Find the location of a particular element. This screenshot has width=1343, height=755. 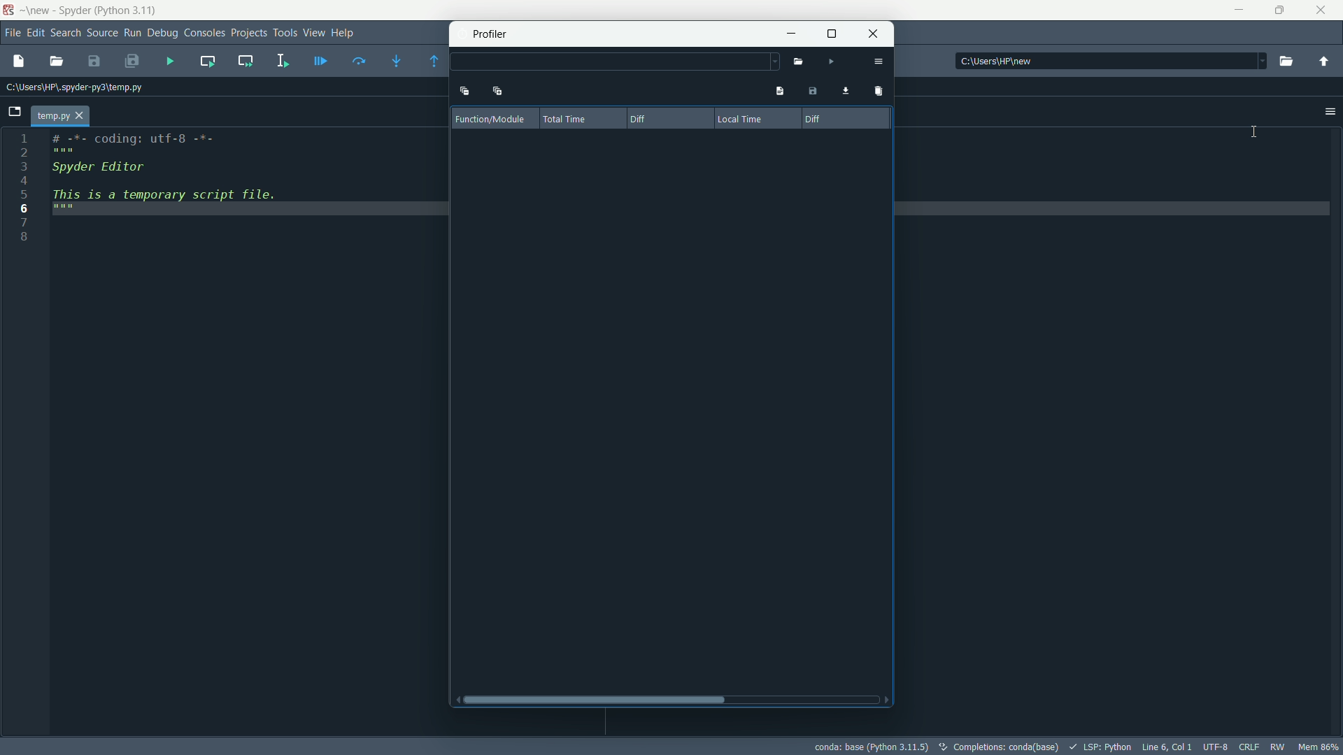

directory: c:\users\hp\new is located at coordinates (994, 61).